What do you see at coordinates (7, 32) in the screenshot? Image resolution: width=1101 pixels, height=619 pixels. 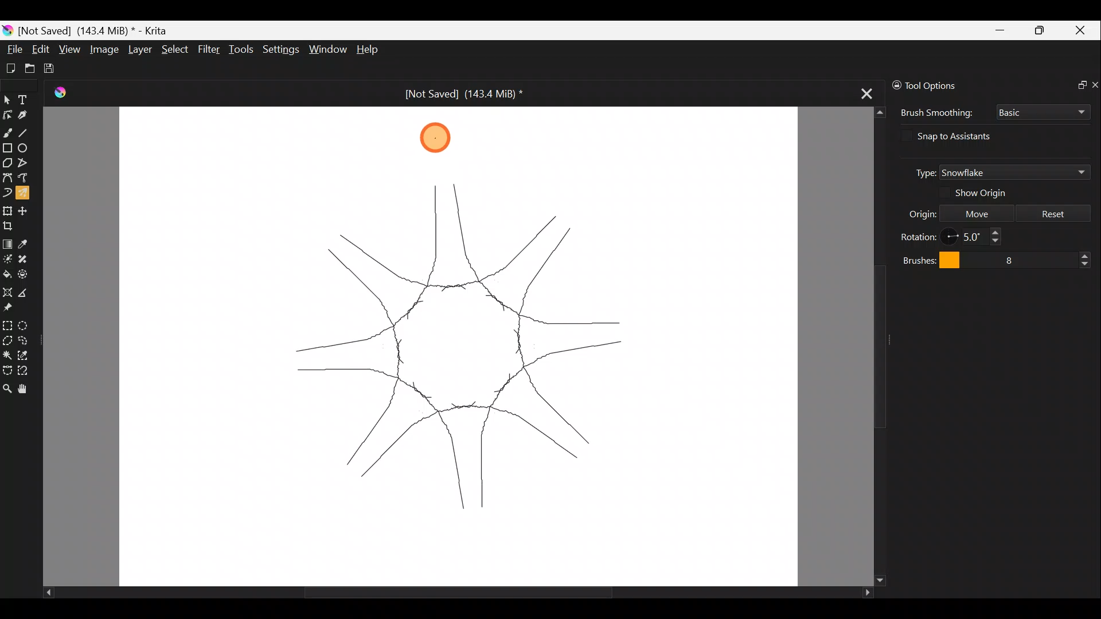 I see `Krita logo` at bounding box center [7, 32].